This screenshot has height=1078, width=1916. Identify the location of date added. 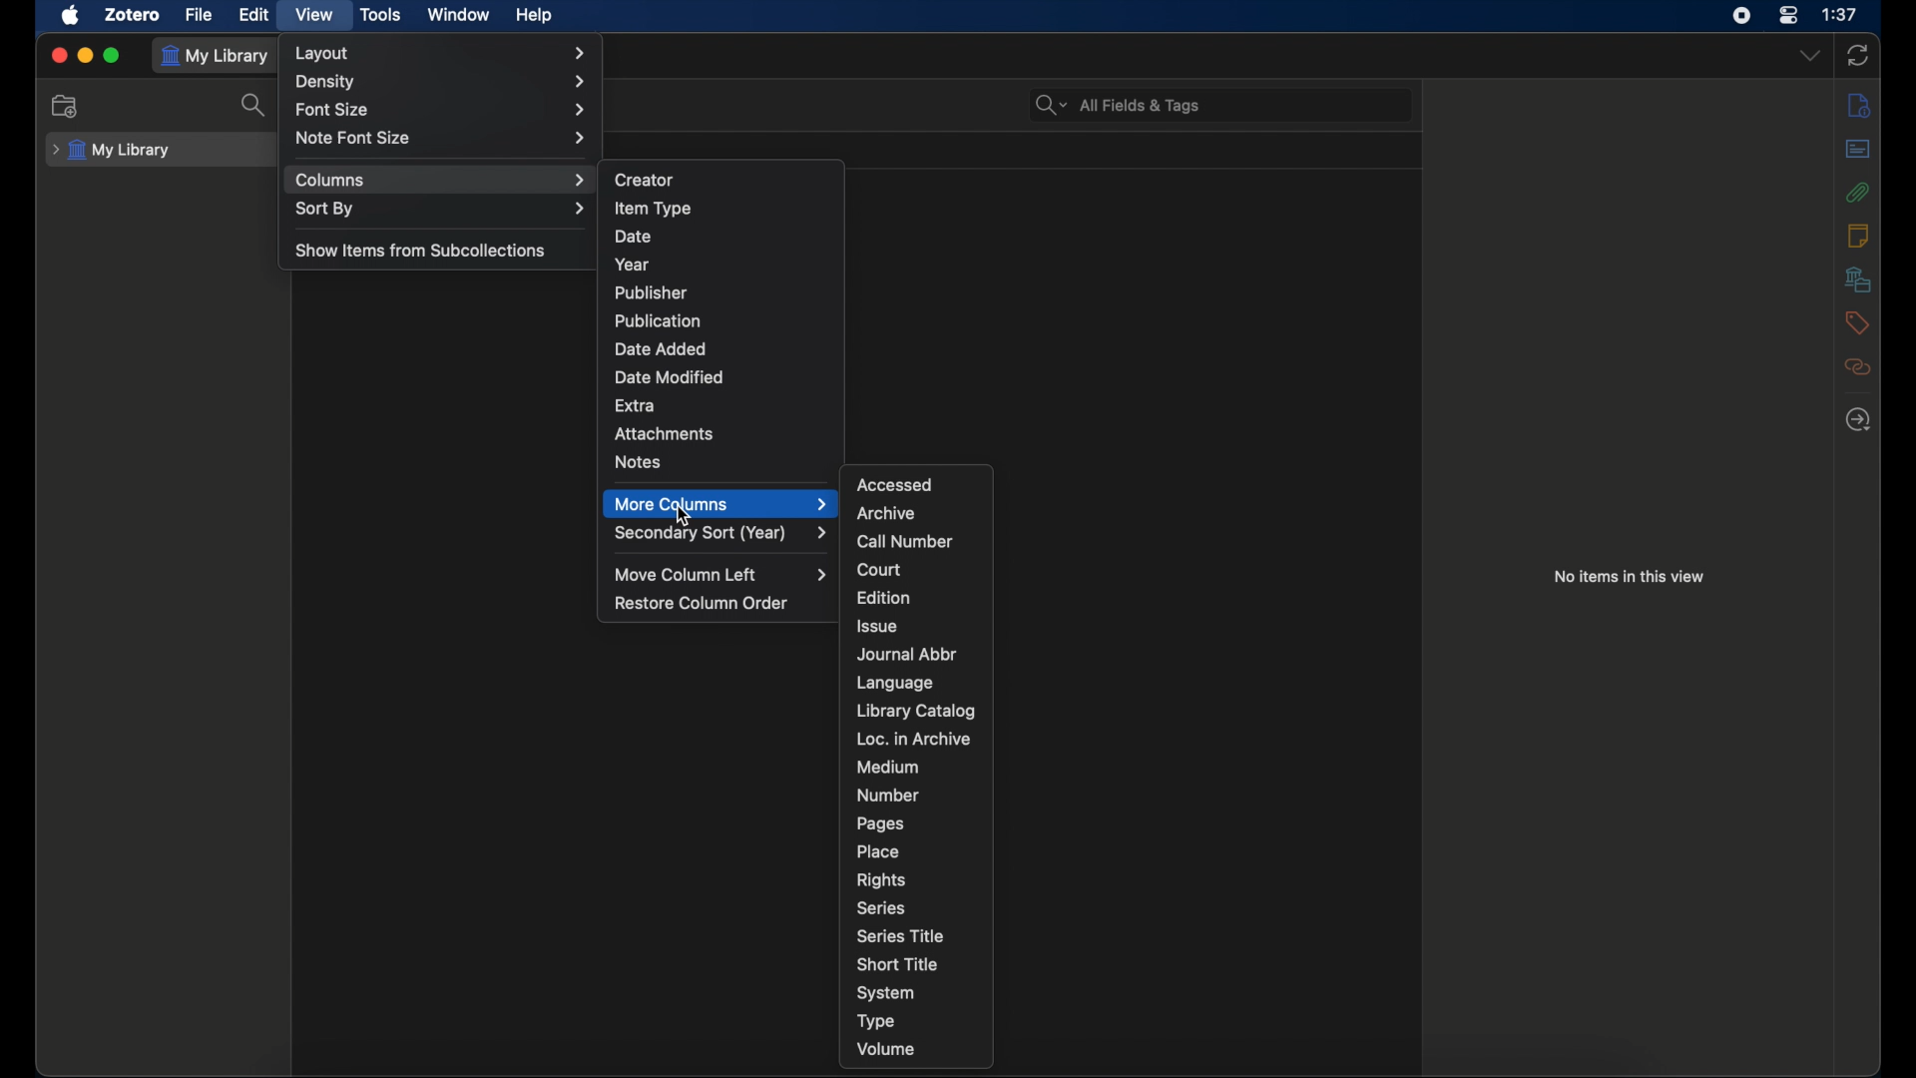
(660, 347).